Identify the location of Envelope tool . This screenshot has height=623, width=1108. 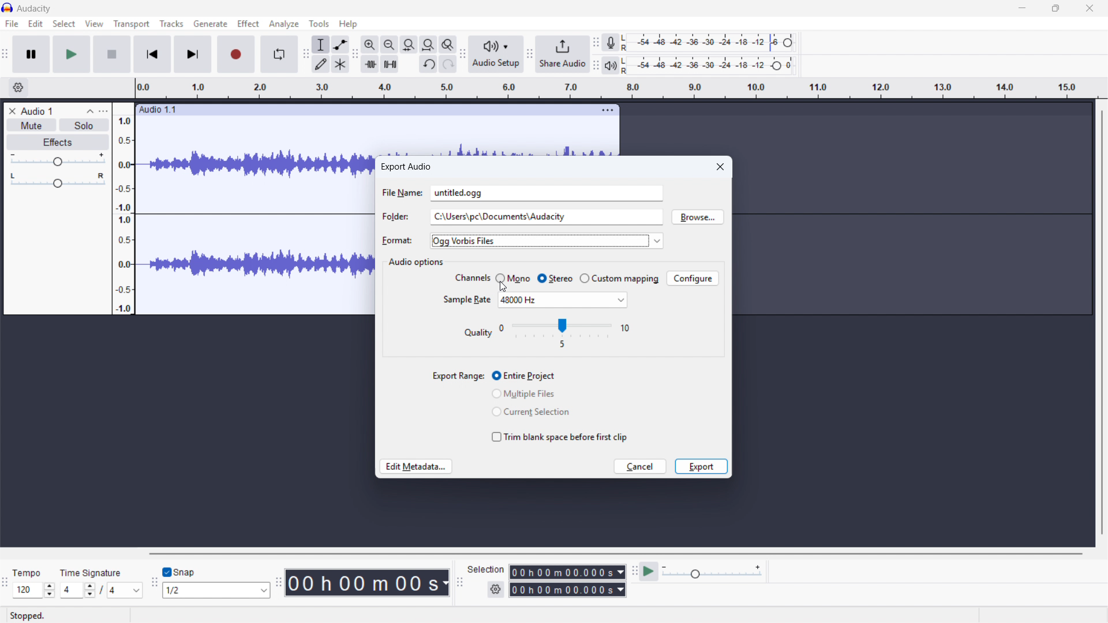
(340, 44).